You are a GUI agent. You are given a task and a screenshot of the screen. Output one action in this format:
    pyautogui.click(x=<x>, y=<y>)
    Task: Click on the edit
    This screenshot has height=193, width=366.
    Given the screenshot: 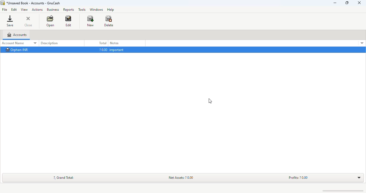 What is the action you would take?
    pyautogui.click(x=68, y=21)
    